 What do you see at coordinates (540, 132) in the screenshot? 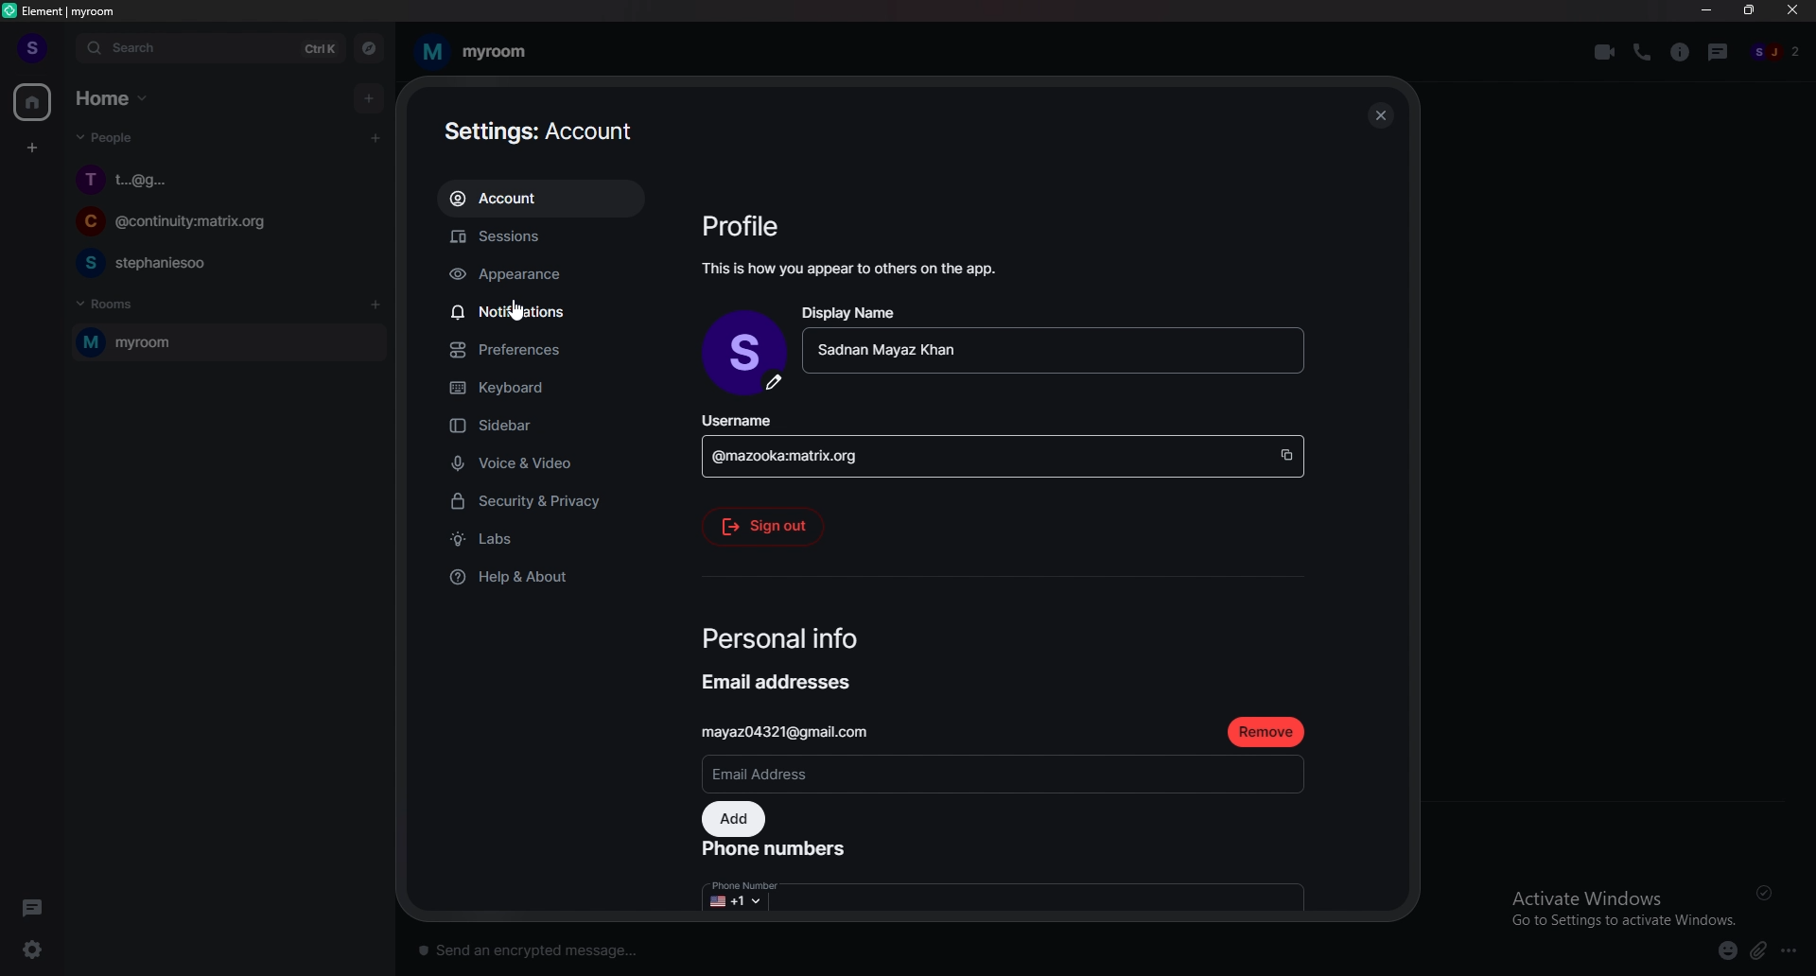
I see `settings account` at bounding box center [540, 132].